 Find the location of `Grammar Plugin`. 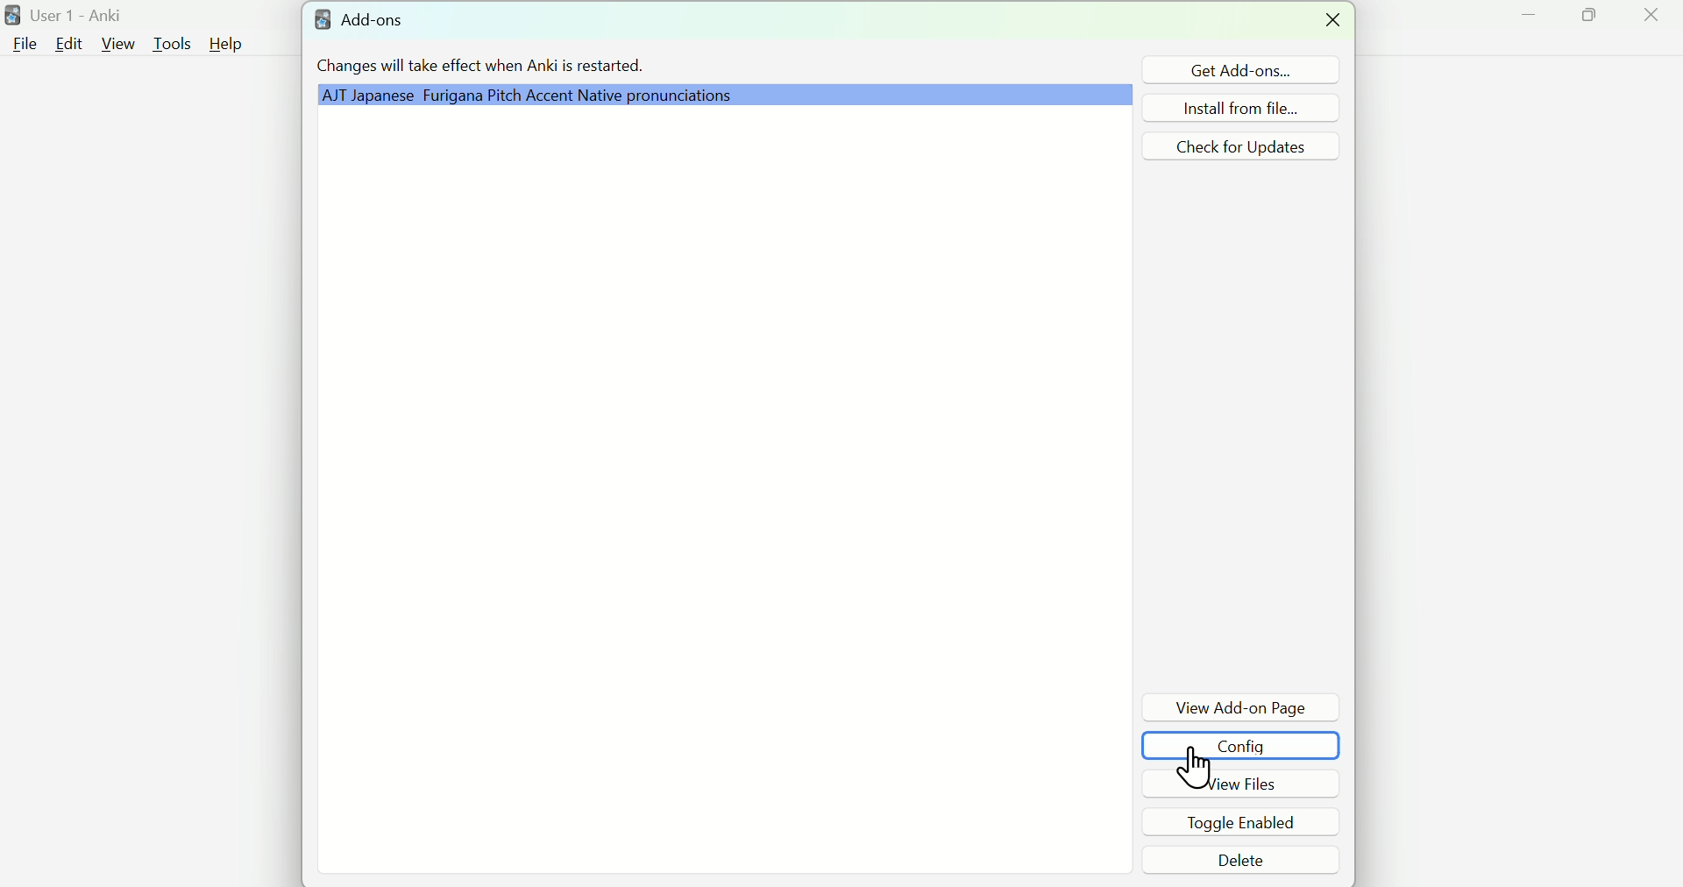

Grammar Plugin is located at coordinates (721, 94).